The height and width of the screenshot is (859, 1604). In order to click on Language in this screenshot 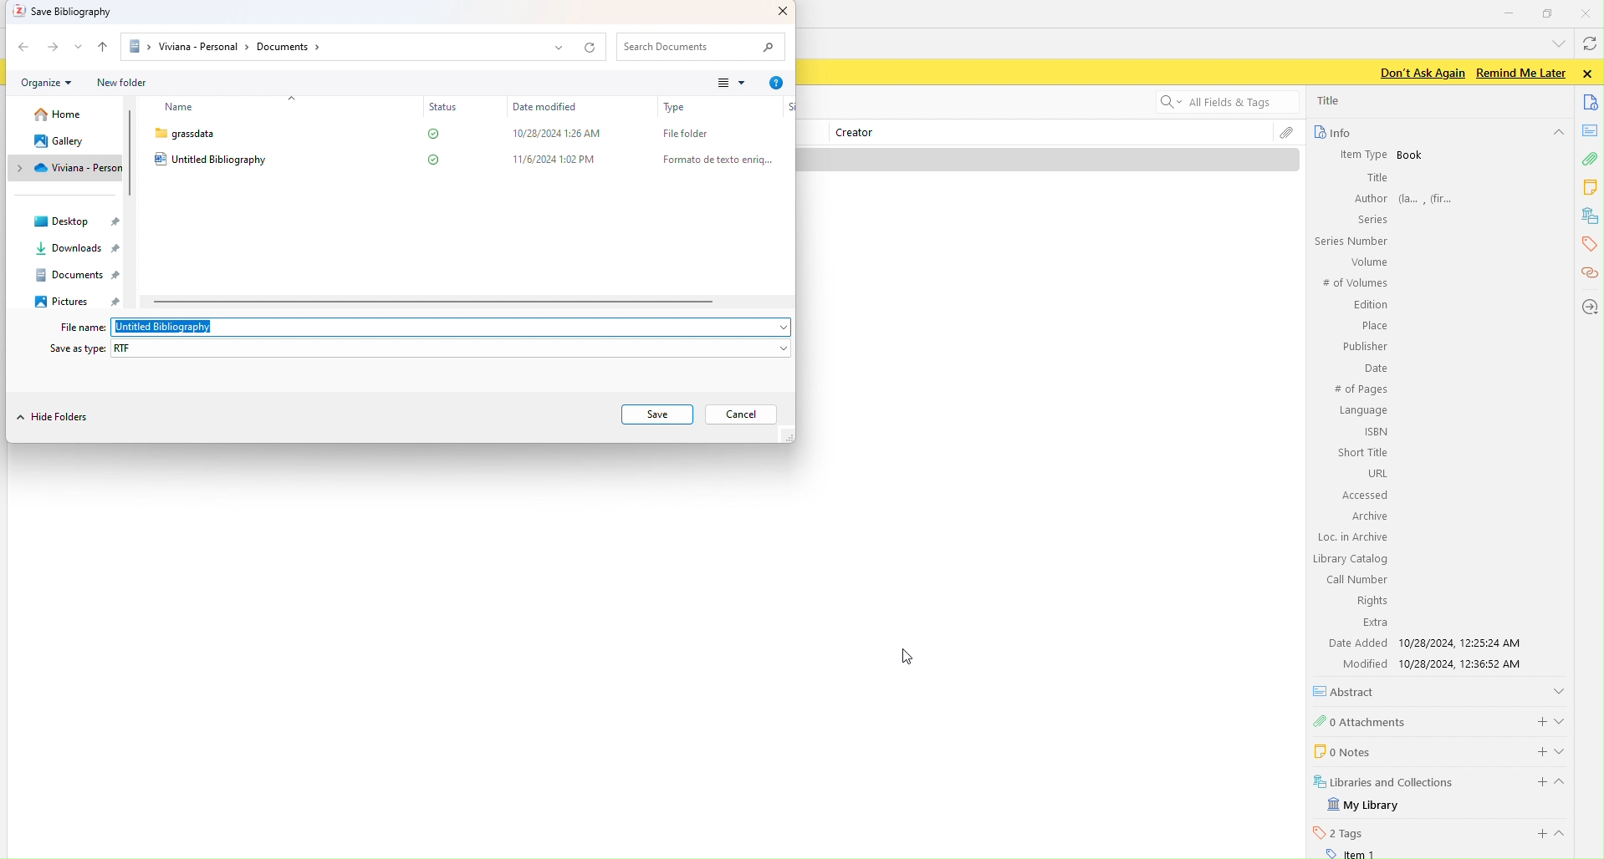, I will do `click(1363, 411)`.